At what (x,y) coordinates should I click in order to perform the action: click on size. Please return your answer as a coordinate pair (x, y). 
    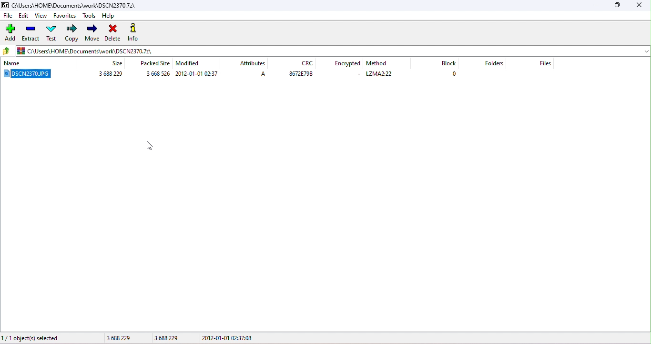
    Looking at the image, I should click on (149, 74).